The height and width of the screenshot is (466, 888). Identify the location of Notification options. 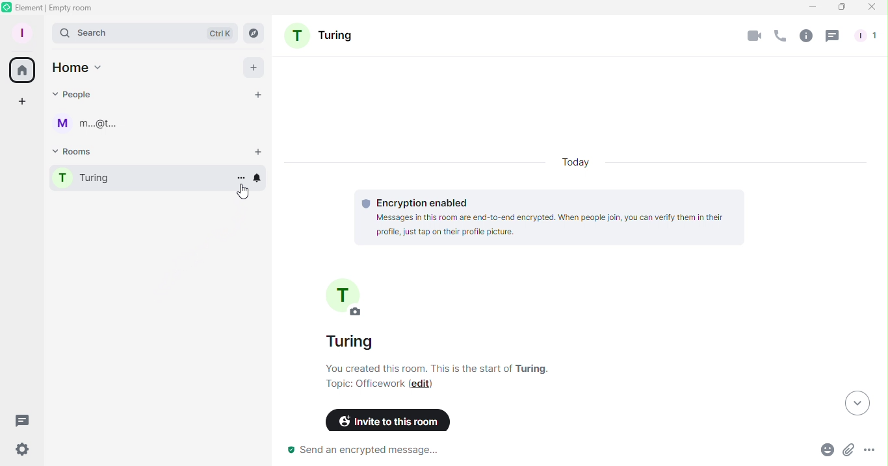
(266, 178).